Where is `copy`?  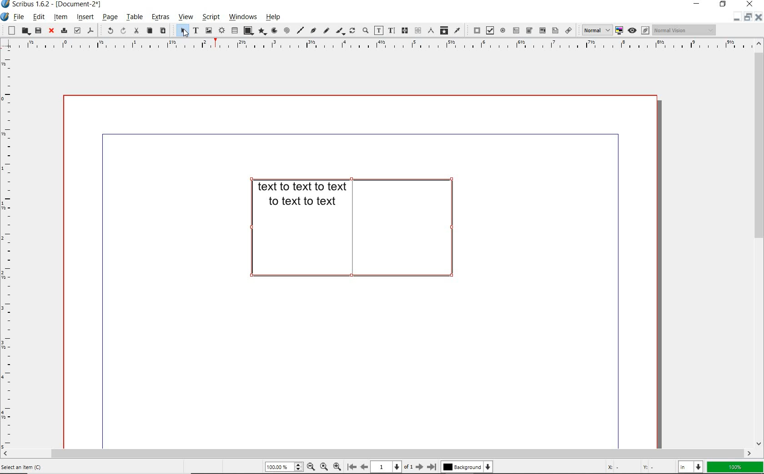
copy is located at coordinates (150, 31).